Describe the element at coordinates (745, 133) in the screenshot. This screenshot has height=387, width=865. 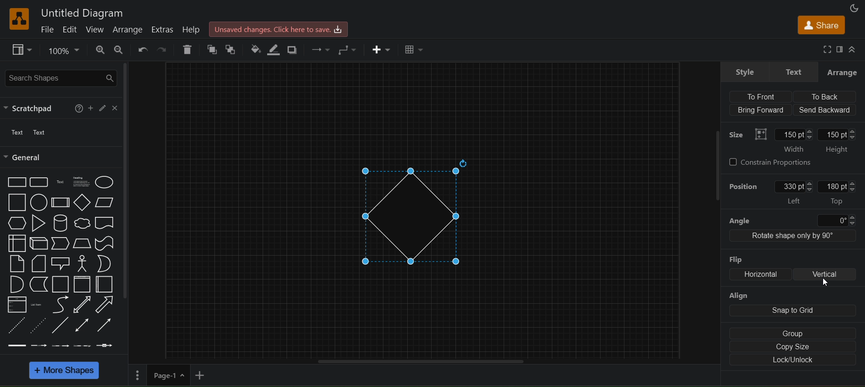
I see `size` at that location.